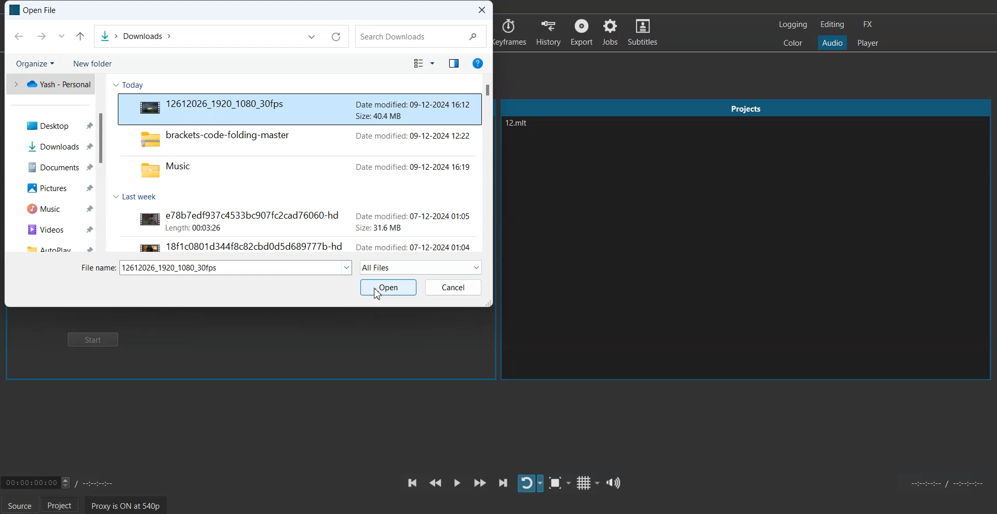 This screenshot has width=997, height=514. I want to click on Export, so click(583, 32).